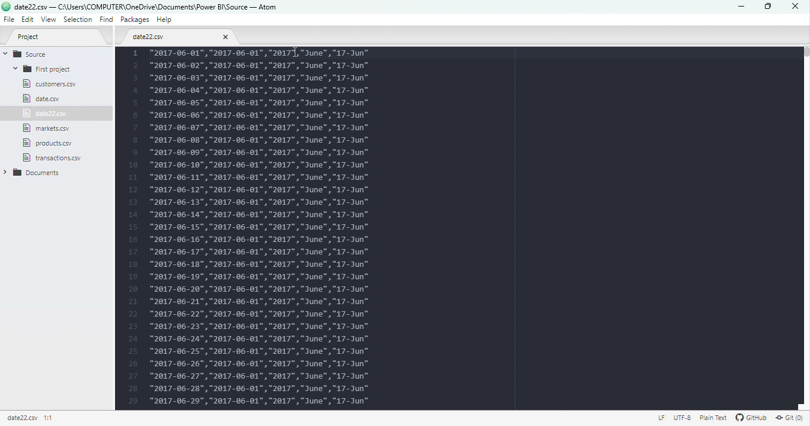 The height and width of the screenshot is (426, 810). I want to click on file, so click(50, 142).